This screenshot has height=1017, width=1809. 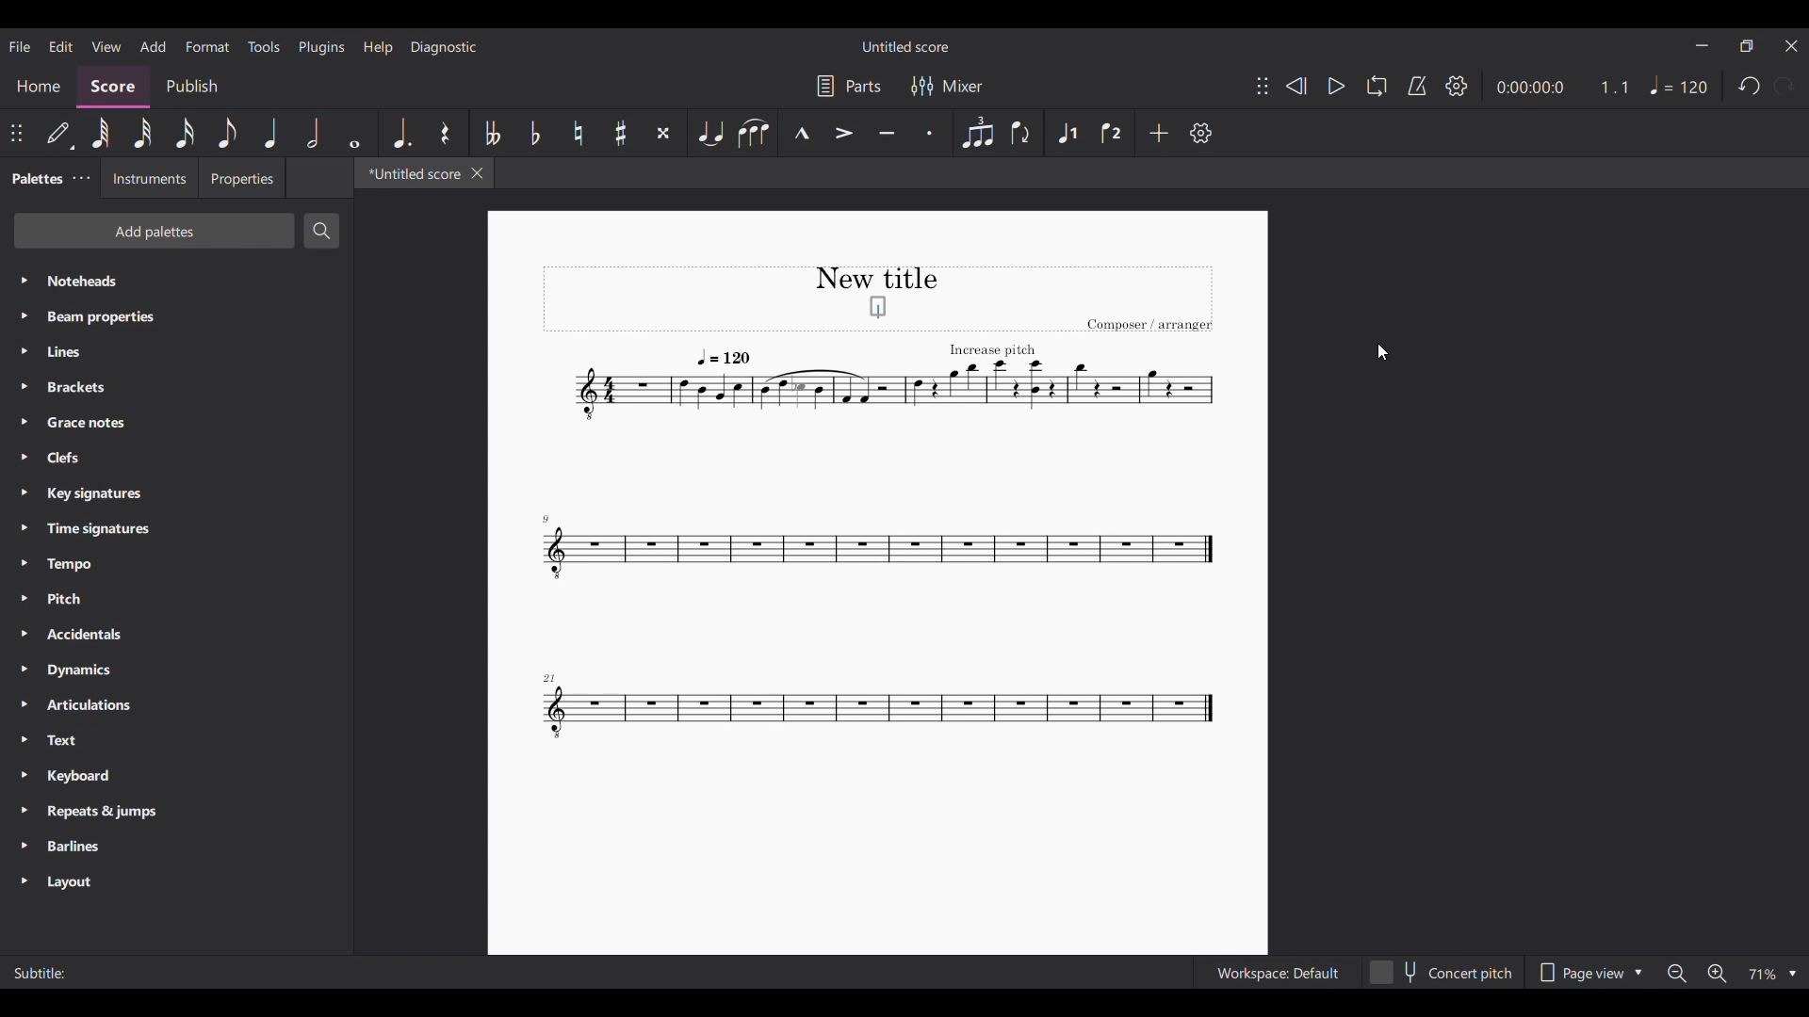 I want to click on Voice 1, so click(x=1068, y=134).